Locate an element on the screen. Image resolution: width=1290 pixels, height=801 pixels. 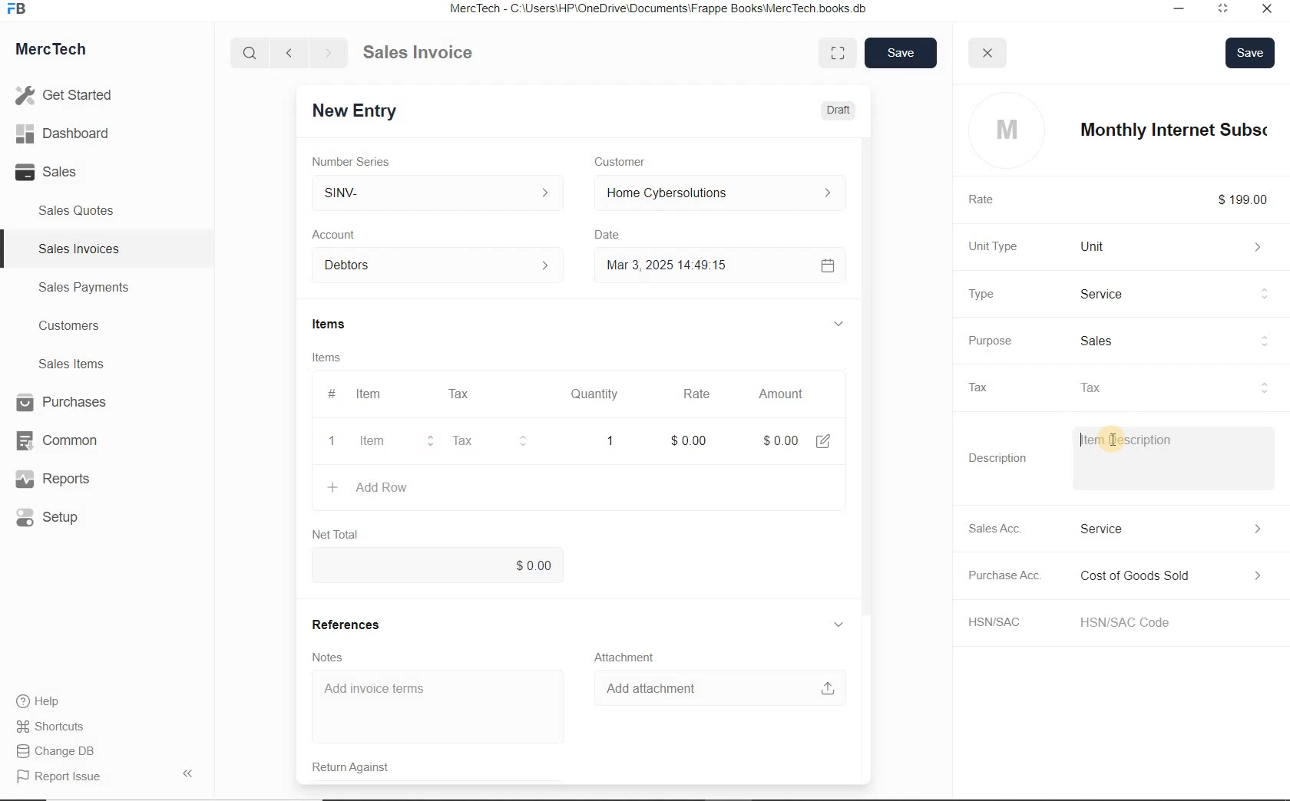
Sales Invoices is located at coordinates (80, 249).